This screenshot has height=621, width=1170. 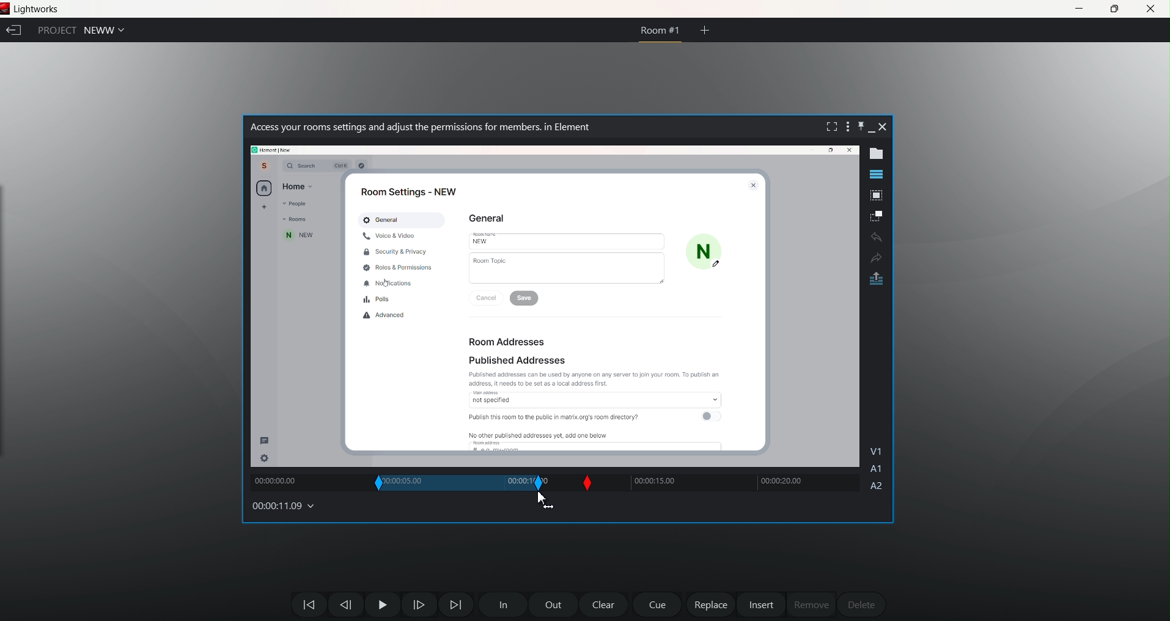 I want to click on ctrl k, so click(x=341, y=166).